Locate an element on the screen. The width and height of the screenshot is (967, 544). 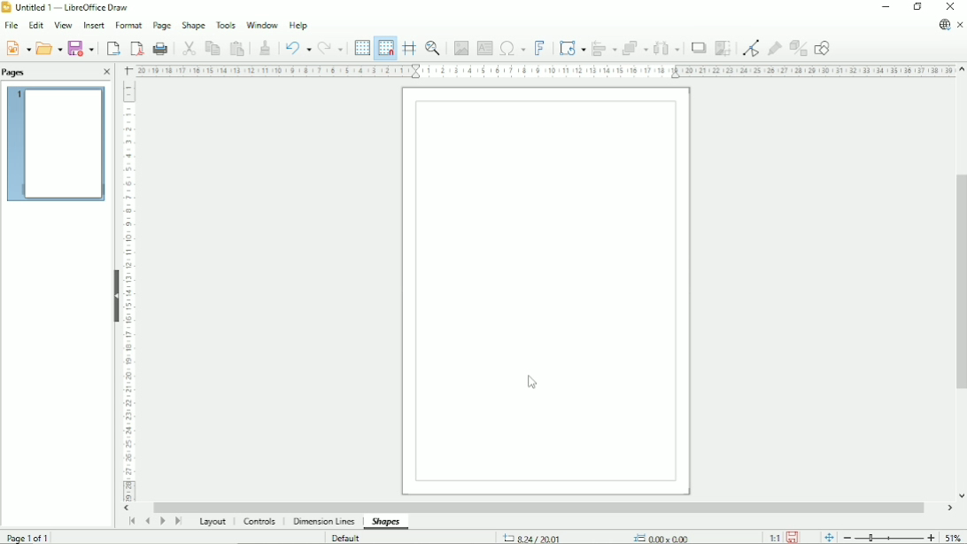
Print is located at coordinates (160, 48).